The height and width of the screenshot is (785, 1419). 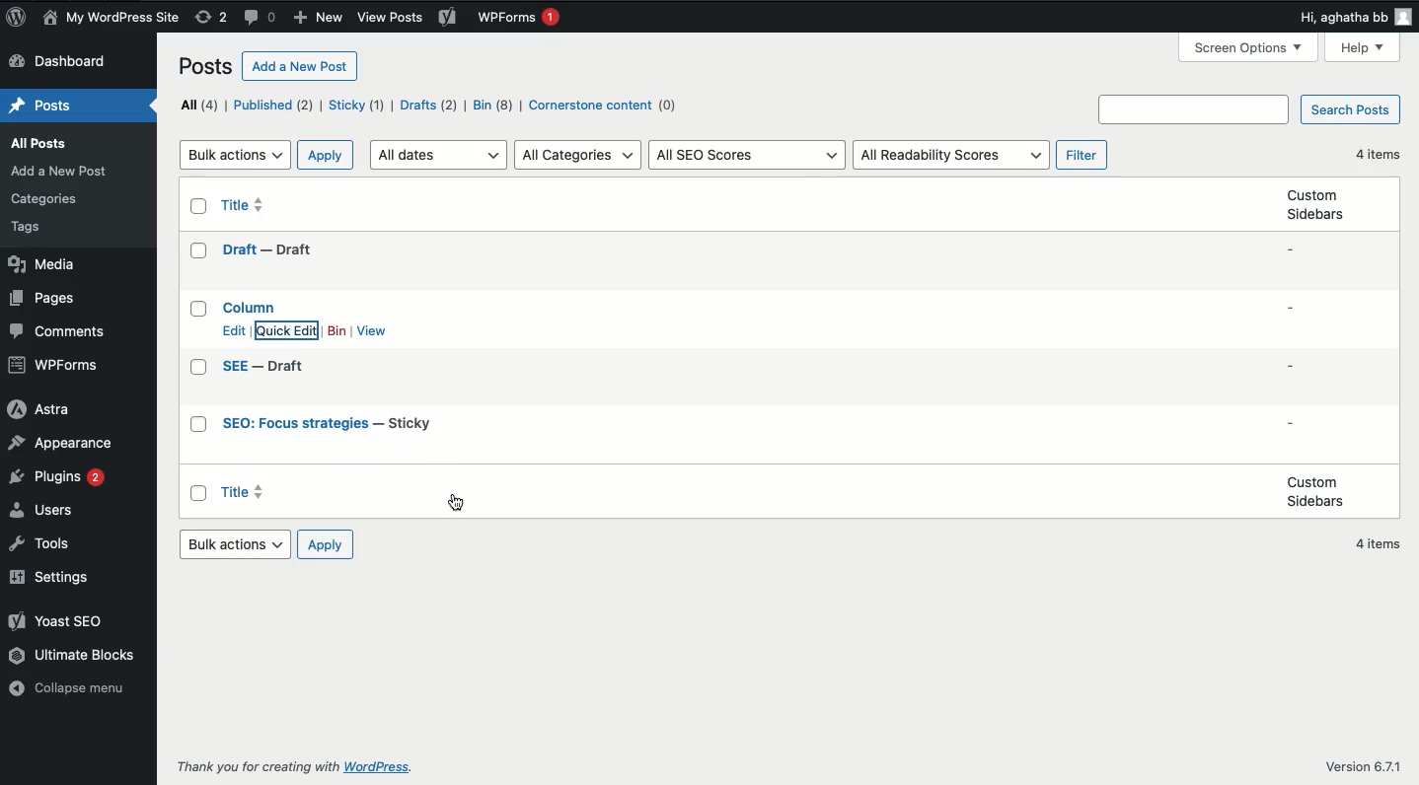 I want to click on Apply, so click(x=328, y=154).